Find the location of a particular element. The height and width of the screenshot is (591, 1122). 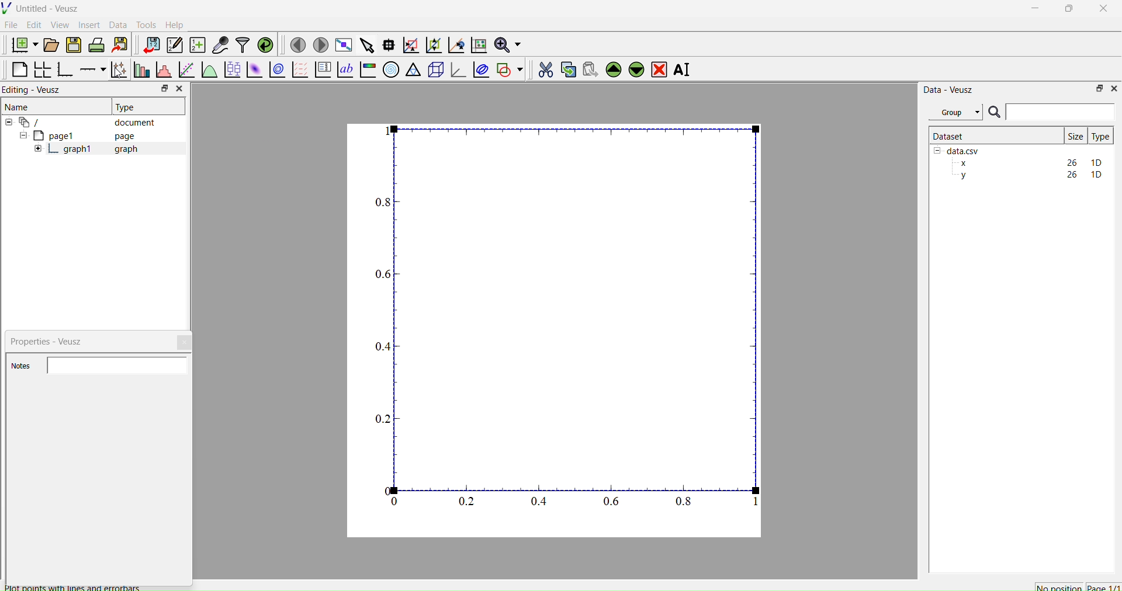

Image color bar is located at coordinates (366, 69).